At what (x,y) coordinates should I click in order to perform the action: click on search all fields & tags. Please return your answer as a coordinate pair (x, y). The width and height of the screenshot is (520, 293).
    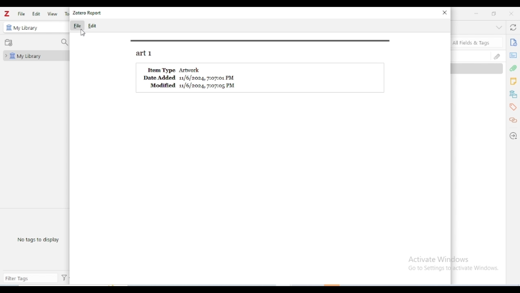
    Looking at the image, I should click on (477, 42).